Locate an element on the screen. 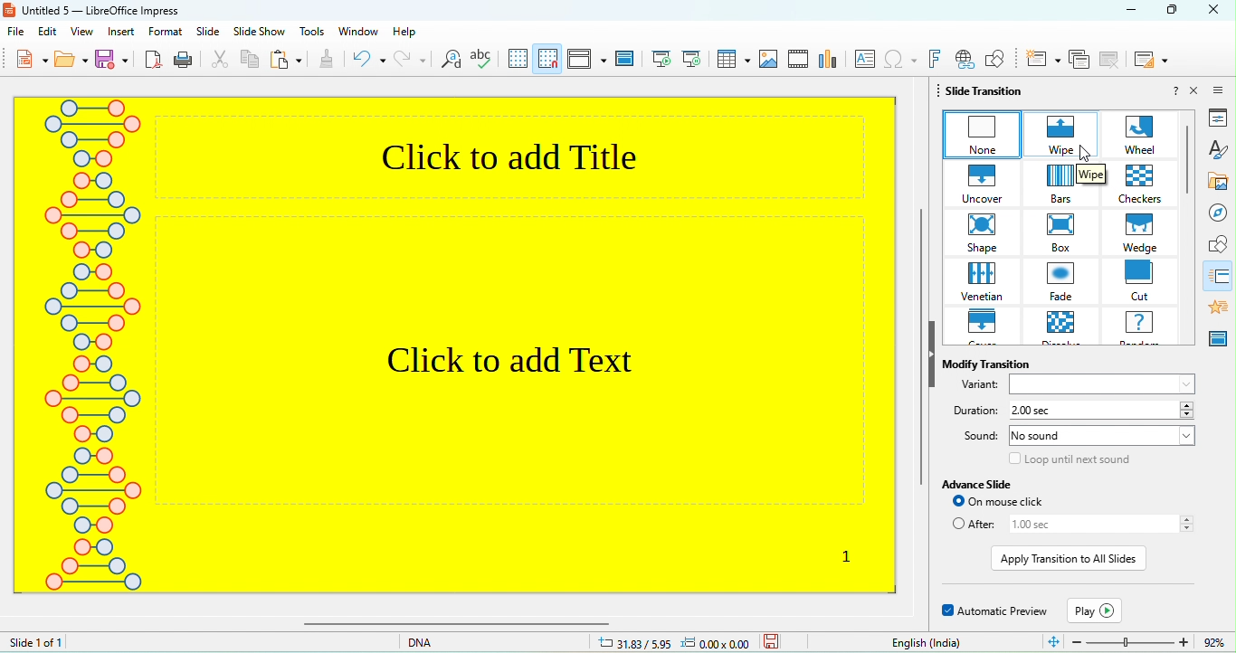  minimize is located at coordinates (1127, 12).